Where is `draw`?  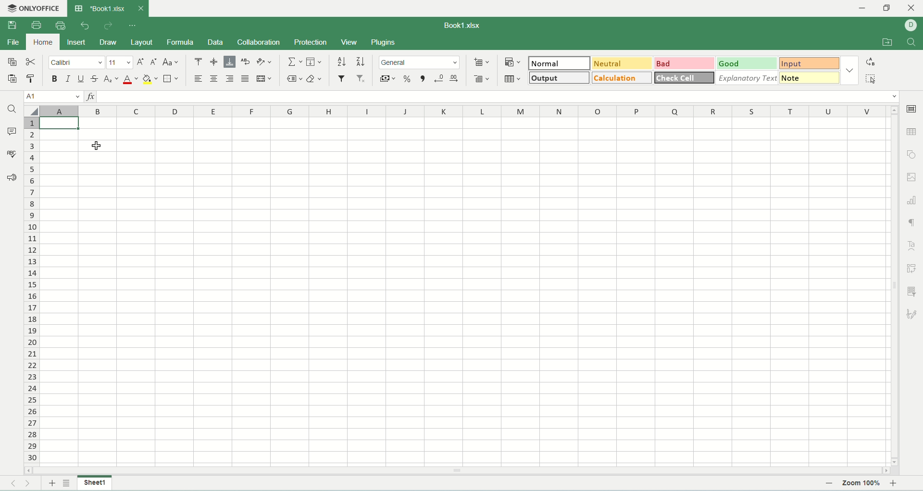
draw is located at coordinates (108, 42).